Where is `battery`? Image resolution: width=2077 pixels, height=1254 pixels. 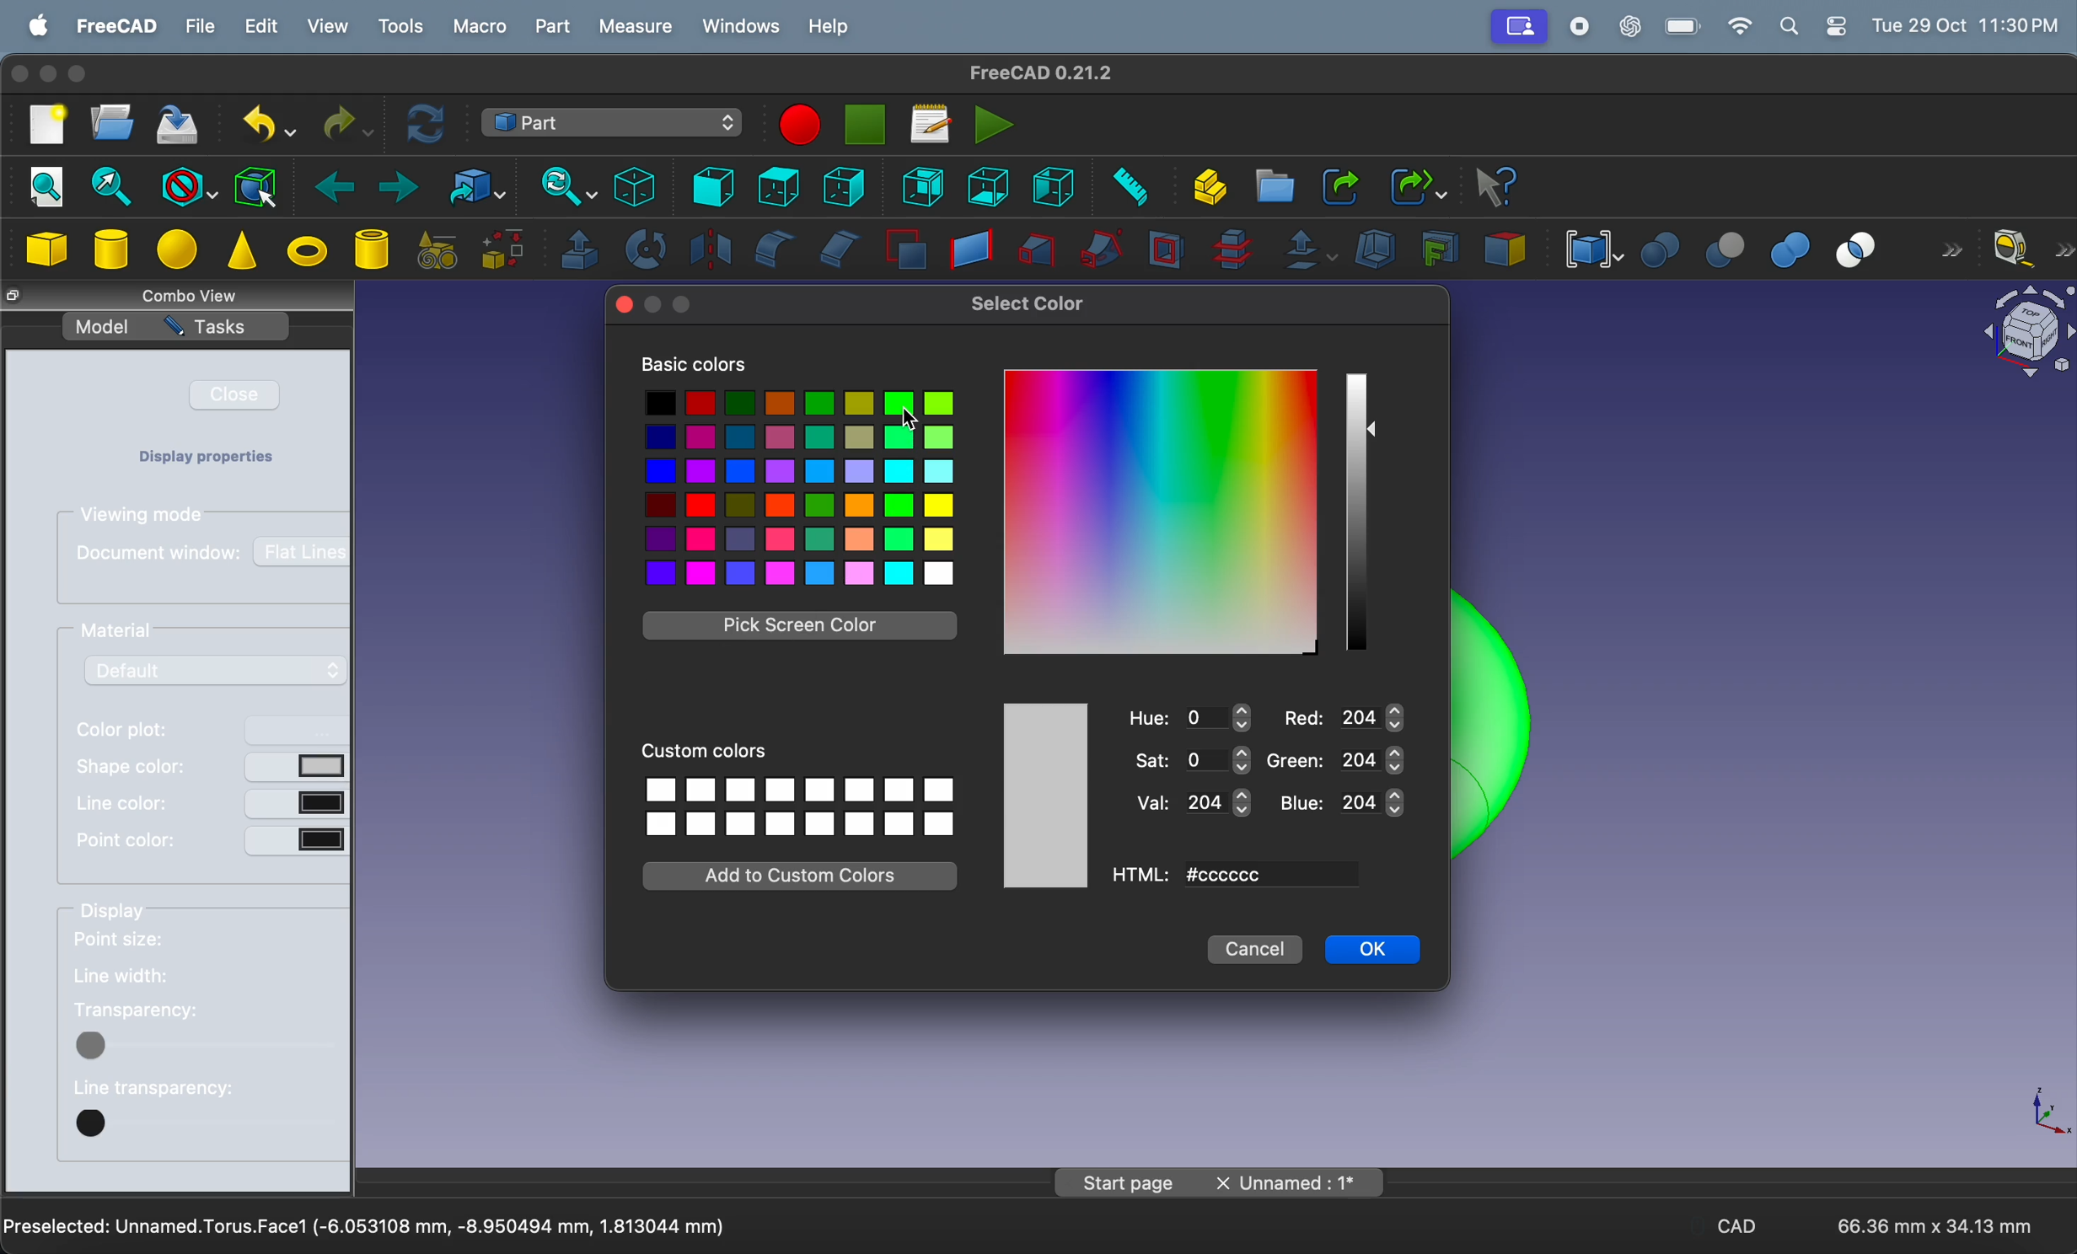 battery is located at coordinates (1682, 26).